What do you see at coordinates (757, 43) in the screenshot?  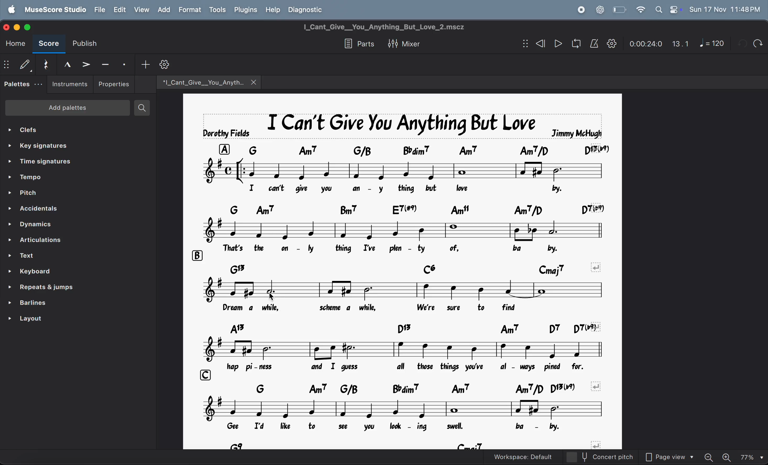 I see `redo` at bounding box center [757, 43].